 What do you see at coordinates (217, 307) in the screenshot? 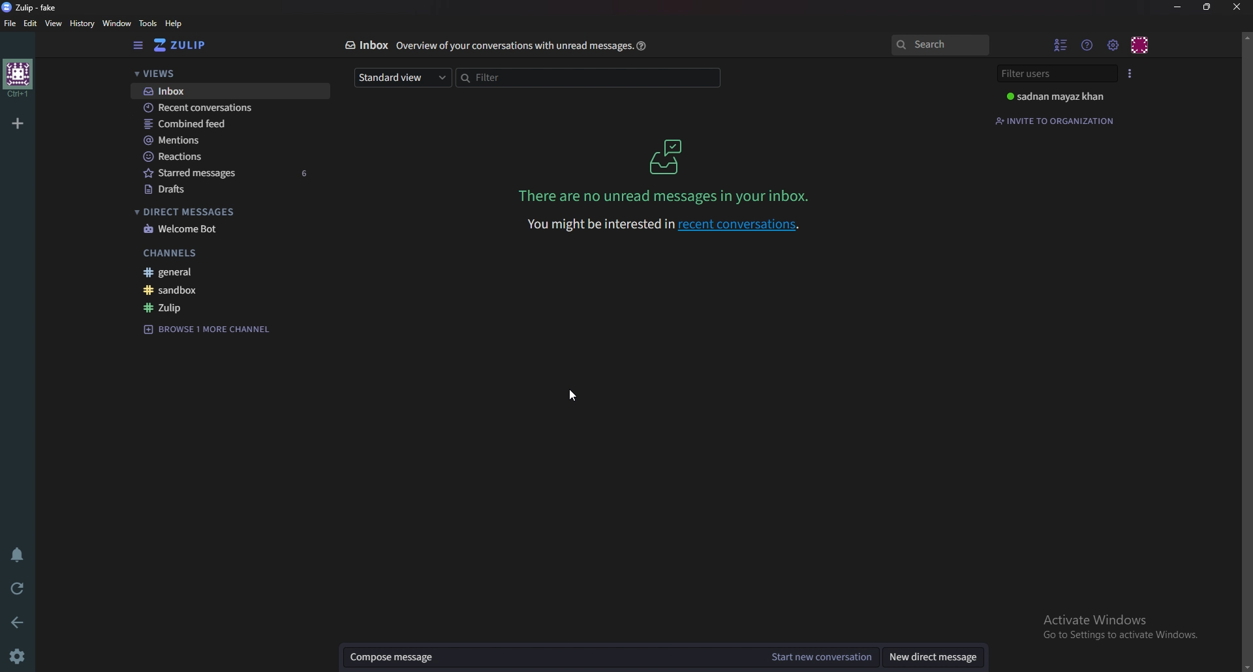
I see `zulip` at bounding box center [217, 307].